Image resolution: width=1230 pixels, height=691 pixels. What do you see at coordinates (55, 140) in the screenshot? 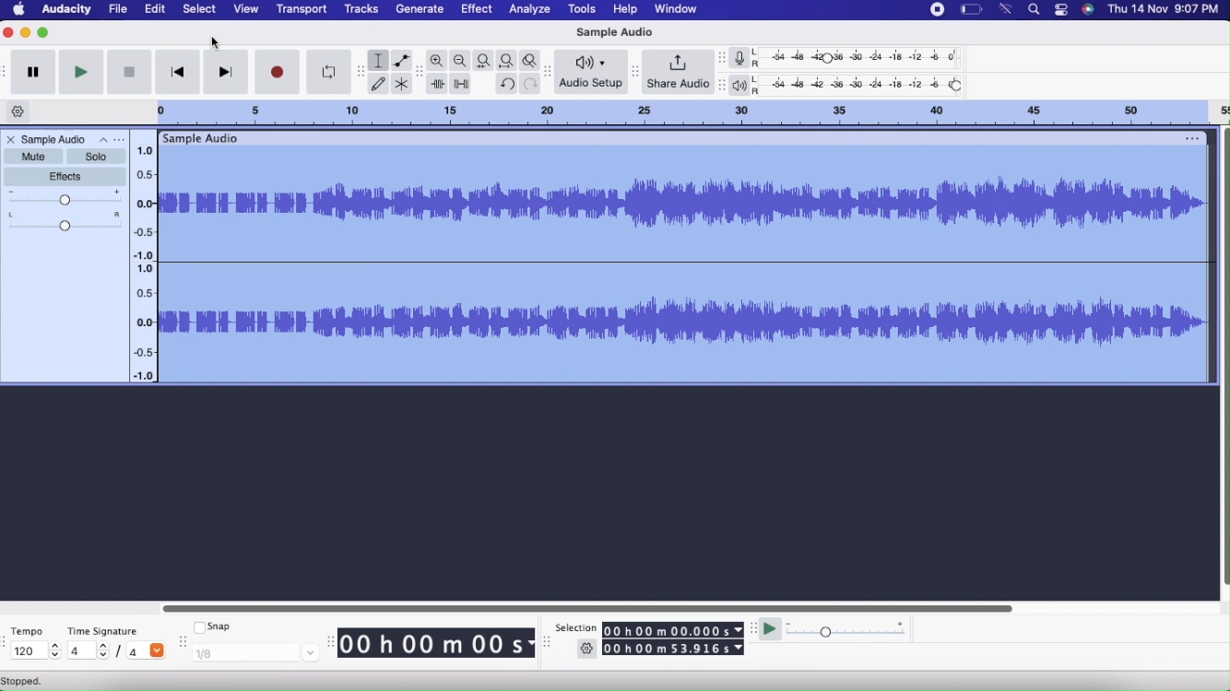
I see `Sample Audio` at bounding box center [55, 140].